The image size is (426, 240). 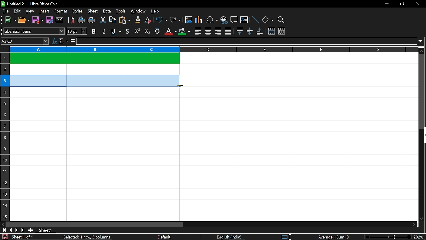 What do you see at coordinates (255, 20) in the screenshot?
I see `line` at bounding box center [255, 20].